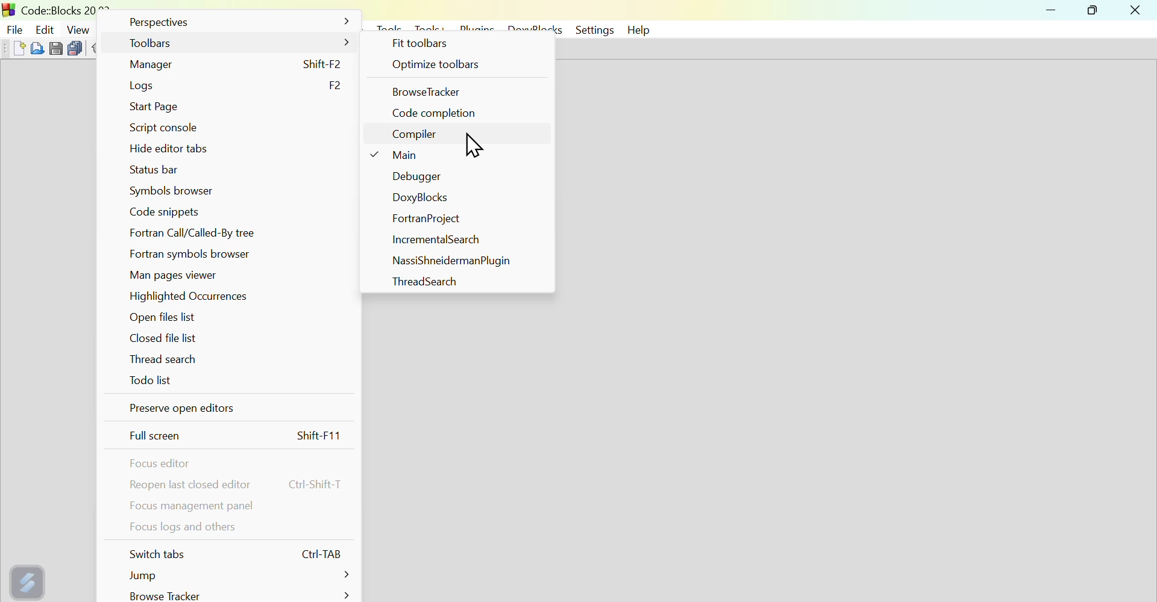 The width and height of the screenshot is (1157, 602). I want to click on maximise, so click(1096, 12).